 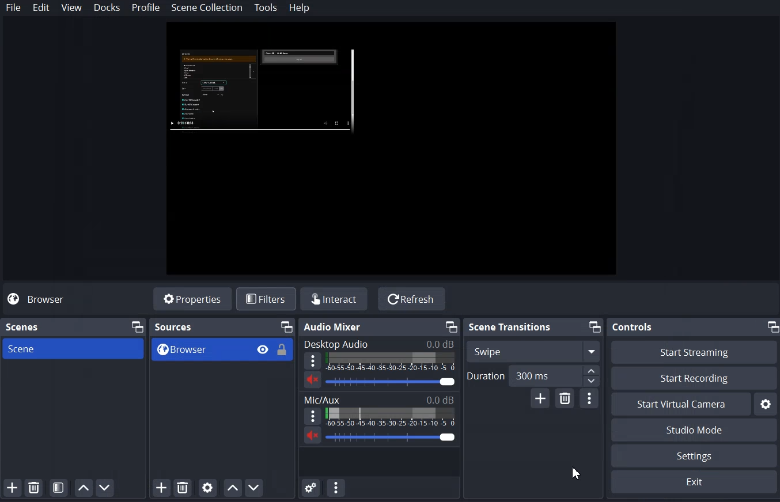 I want to click on View, so click(x=71, y=7).